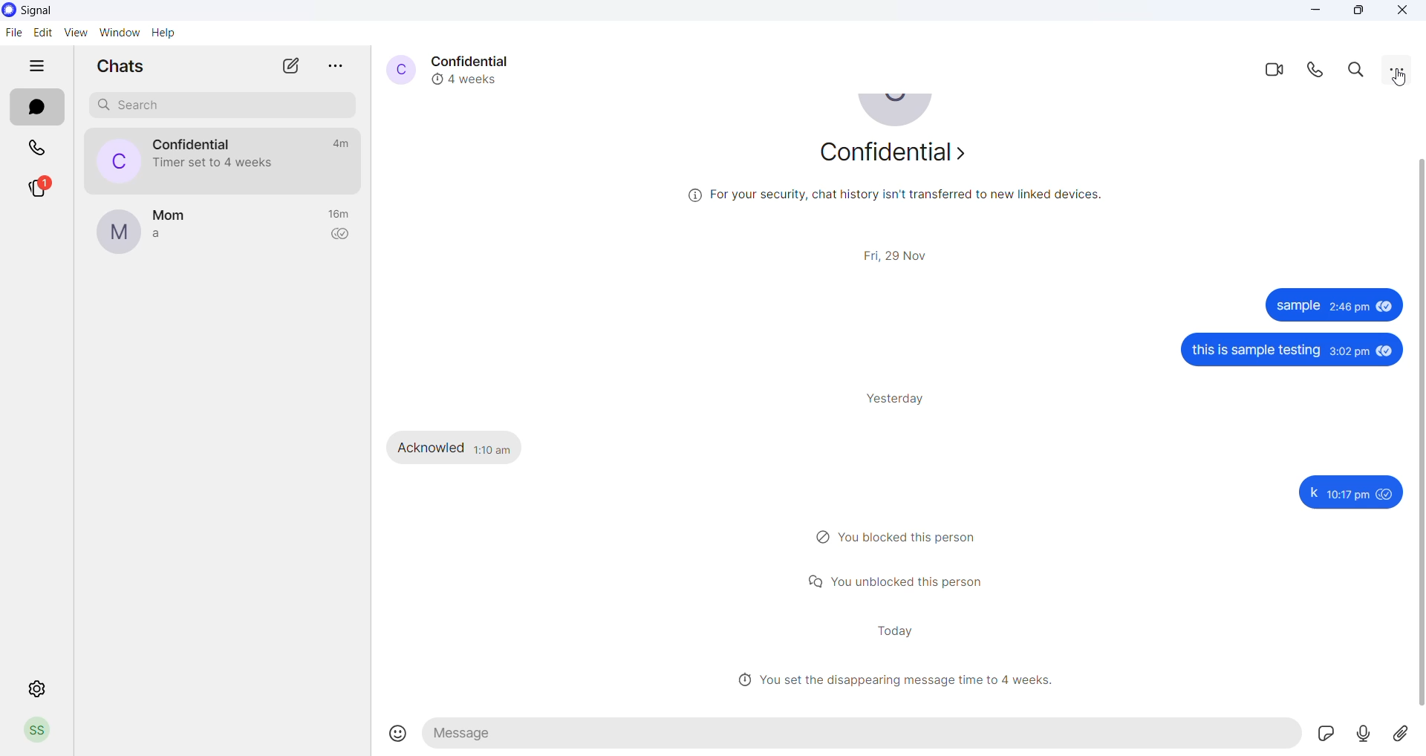 The width and height of the screenshot is (1426, 756). Describe the element at coordinates (114, 65) in the screenshot. I see `chats heading` at that location.